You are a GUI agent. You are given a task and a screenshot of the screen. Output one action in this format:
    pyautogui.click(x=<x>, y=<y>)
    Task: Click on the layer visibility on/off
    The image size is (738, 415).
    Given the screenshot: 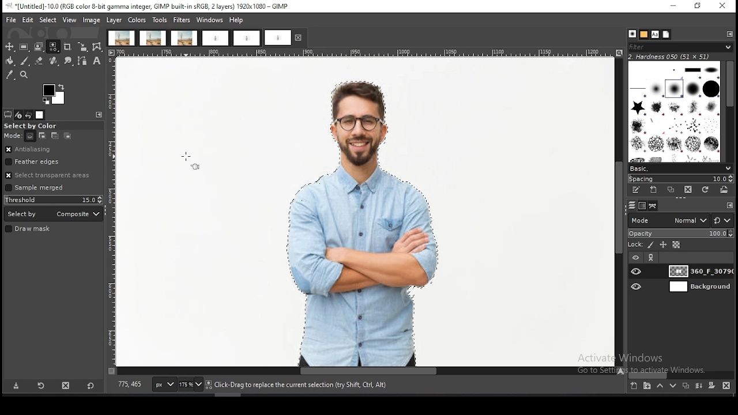 What is the action you would take?
    pyautogui.click(x=637, y=287)
    